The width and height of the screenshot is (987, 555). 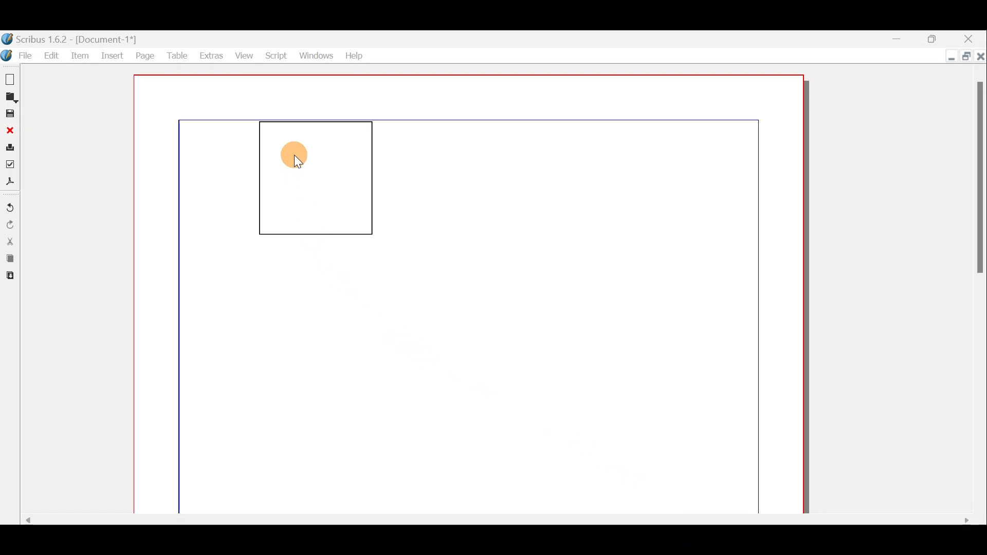 I want to click on Close, so click(x=971, y=37).